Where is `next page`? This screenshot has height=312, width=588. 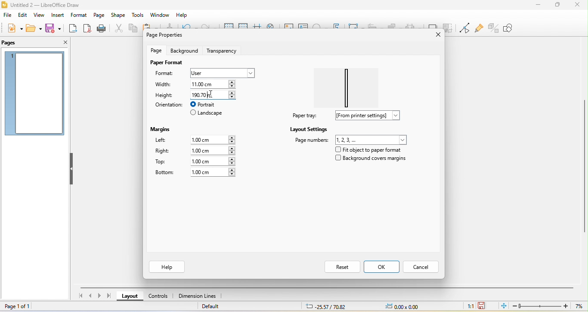
next page is located at coordinates (101, 296).